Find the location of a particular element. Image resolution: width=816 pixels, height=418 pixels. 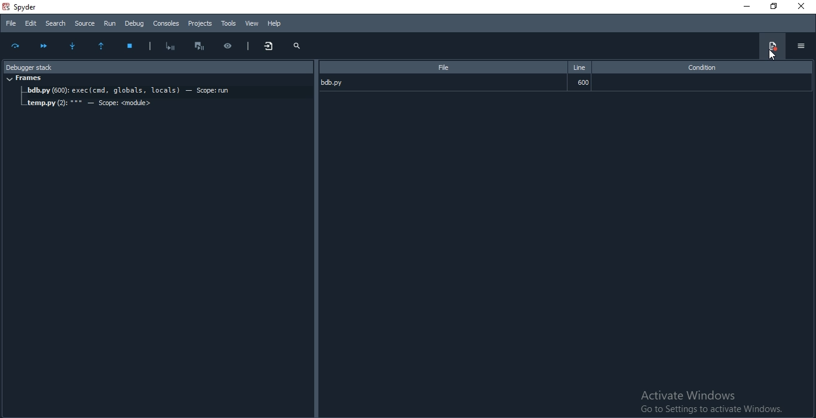

Run is located at coordinates (111, 23).